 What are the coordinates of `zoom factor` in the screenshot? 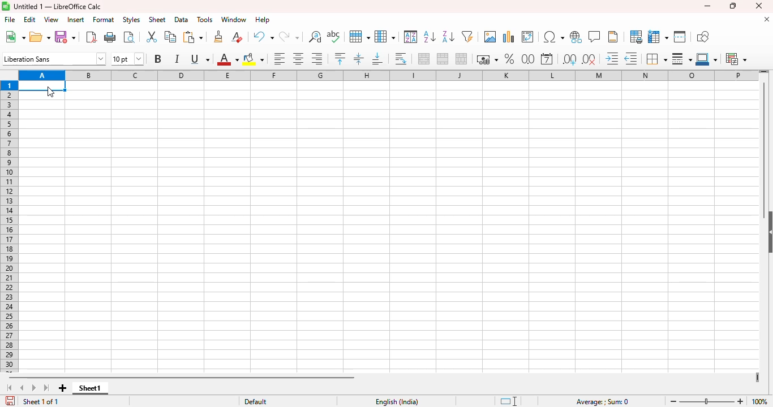 It's located at (759, 402).